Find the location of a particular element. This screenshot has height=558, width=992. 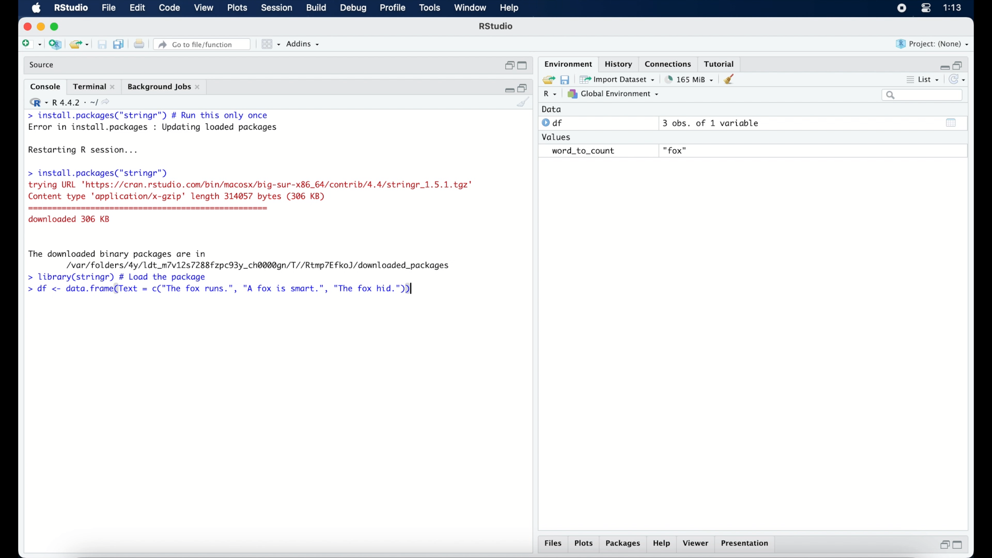

load existing project is located at coordinates (81, 45).